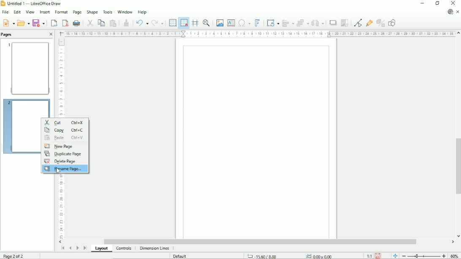 This screenshot has height=259, width=461. What do you see at coordinates (101, 22) in the screenshot?
I see `Copy` at bounding box center [101, 22].